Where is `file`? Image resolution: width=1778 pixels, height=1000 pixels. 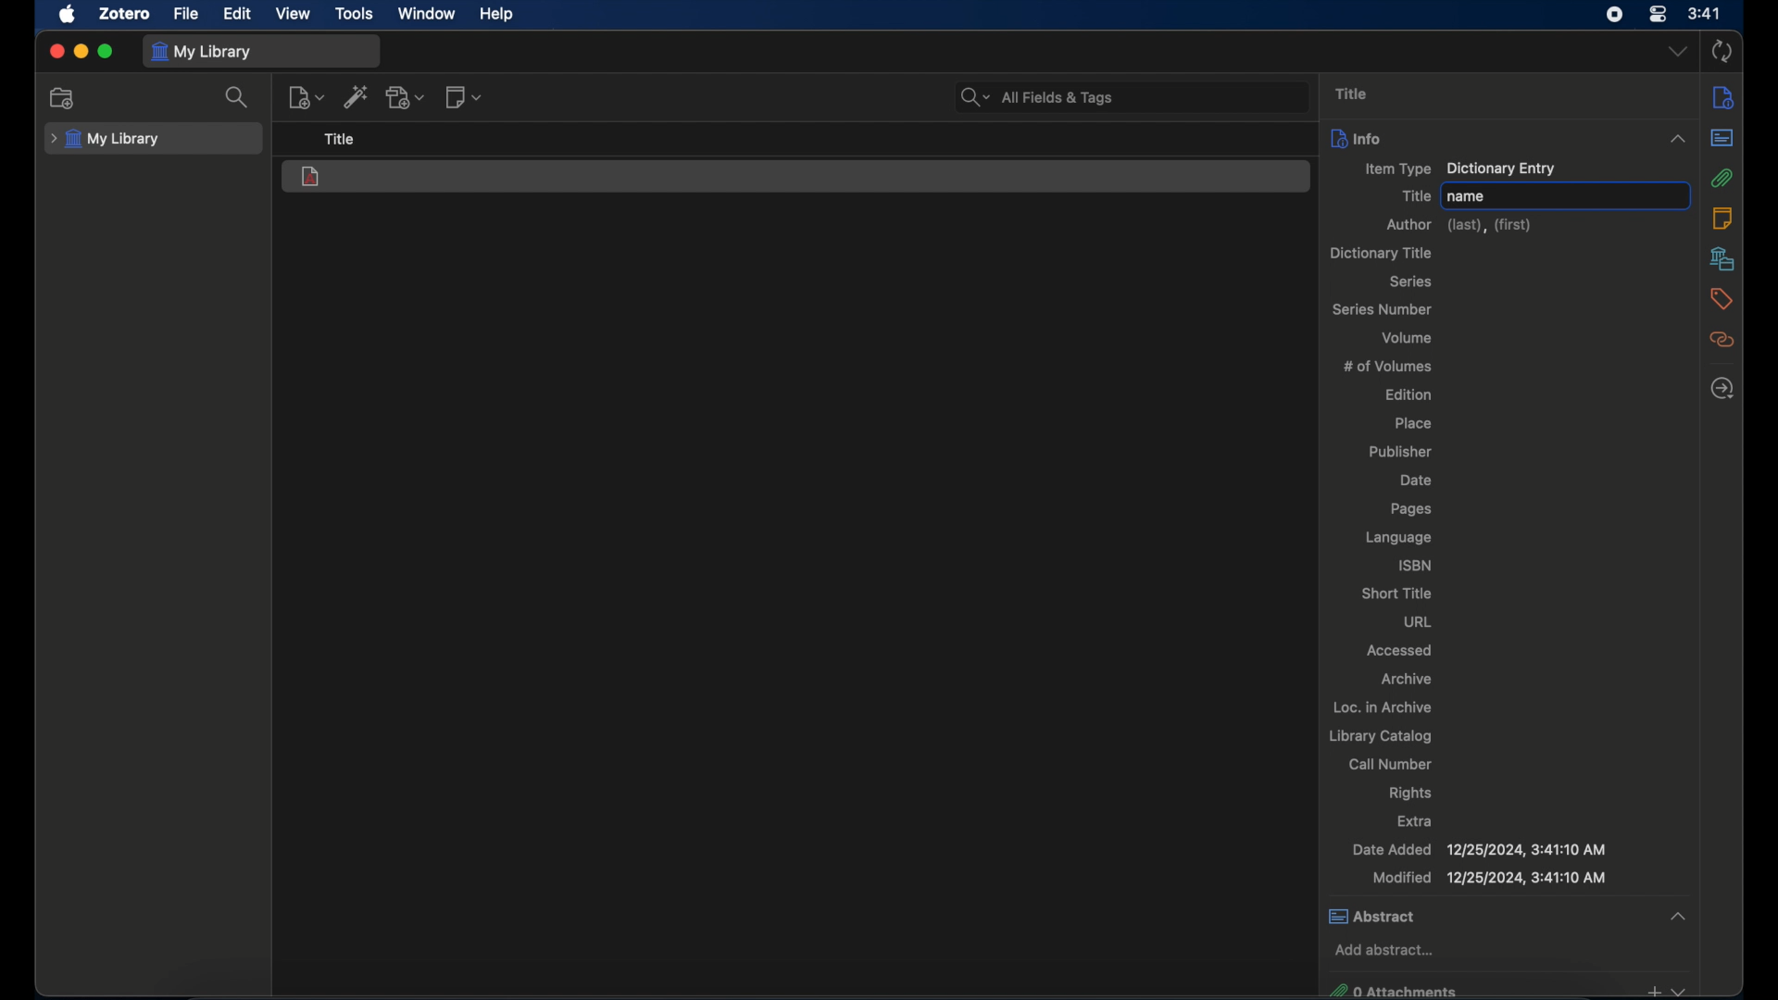 file is located at coordinates (187, 14).